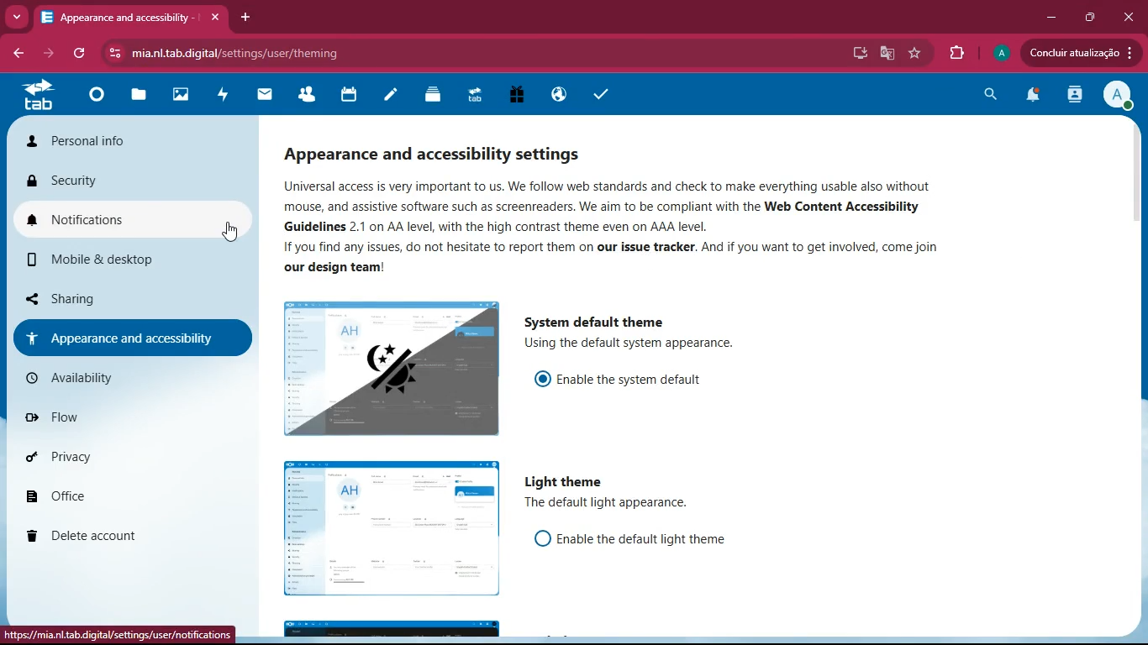 The image size is (1148, 645). What do you see at coordinates (118, 377) in the screenshot?
I see `availability` at bounding box center [118, 377].